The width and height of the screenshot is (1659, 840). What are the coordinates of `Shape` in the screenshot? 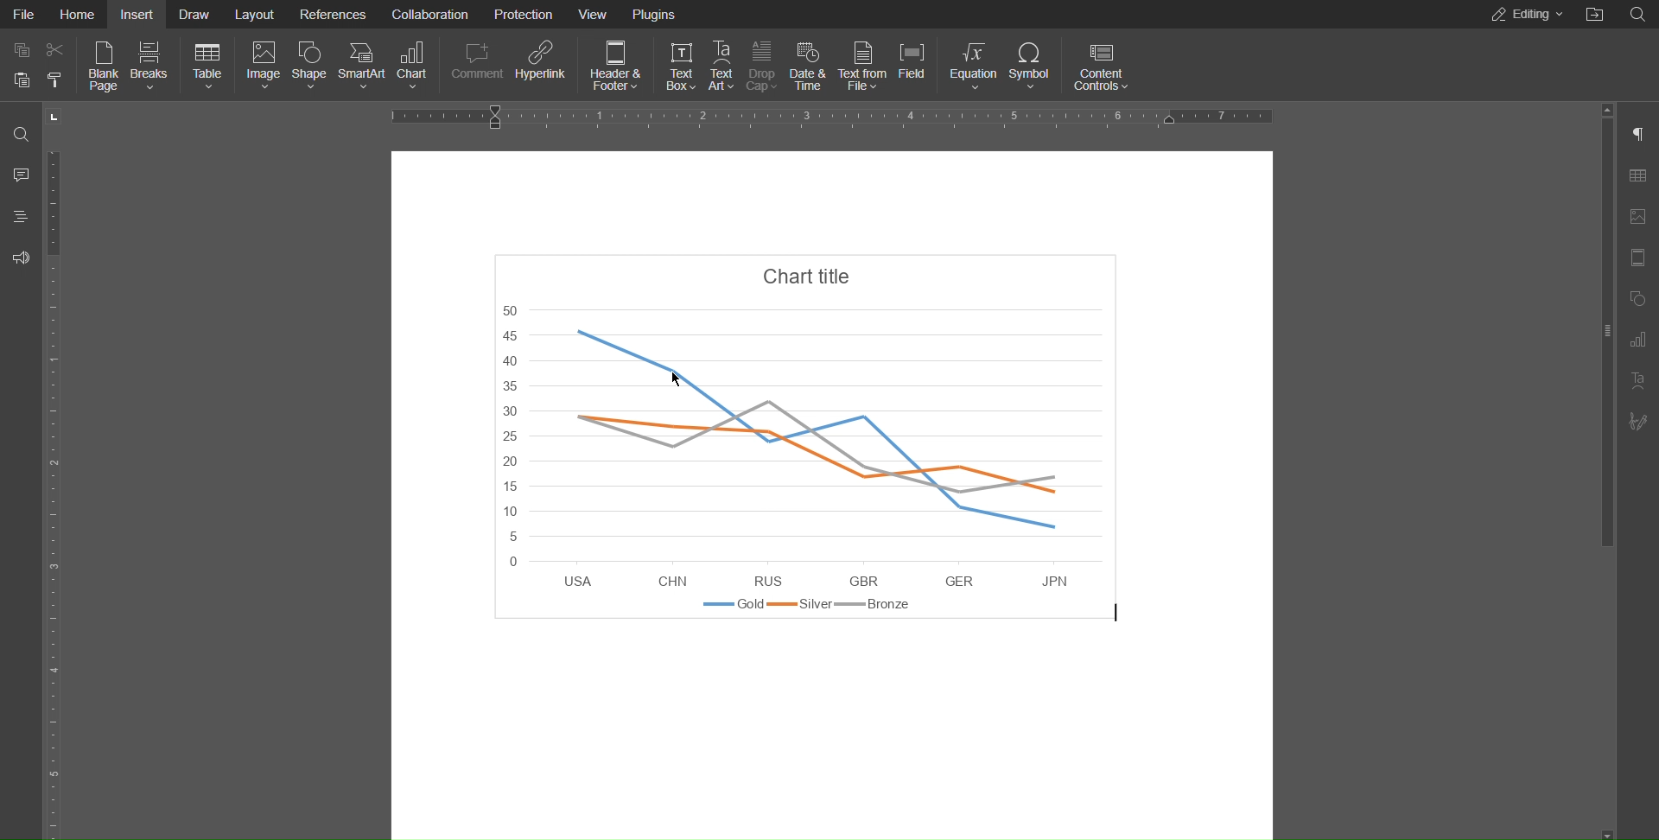 It's located at (312, 68).